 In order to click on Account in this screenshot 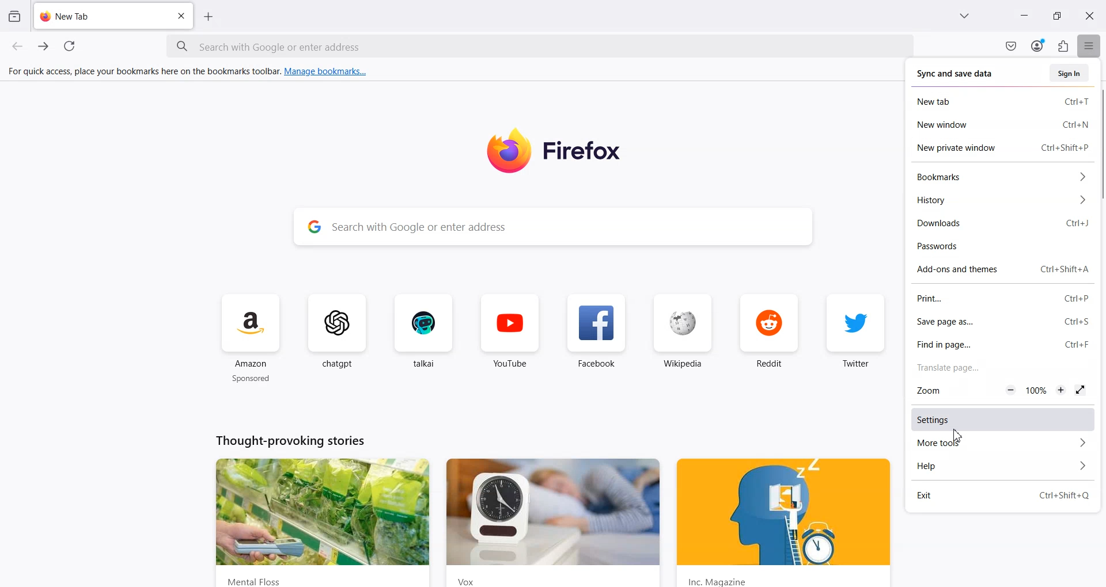, I will do `click(1037, 46)`.